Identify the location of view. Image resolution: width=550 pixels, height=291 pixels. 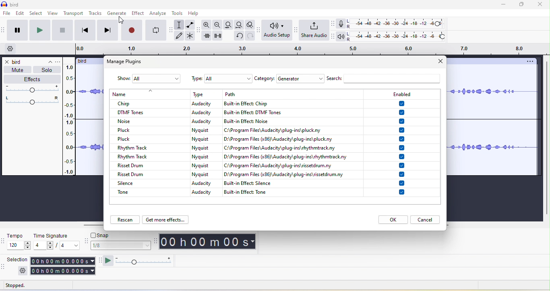
(54, 14).